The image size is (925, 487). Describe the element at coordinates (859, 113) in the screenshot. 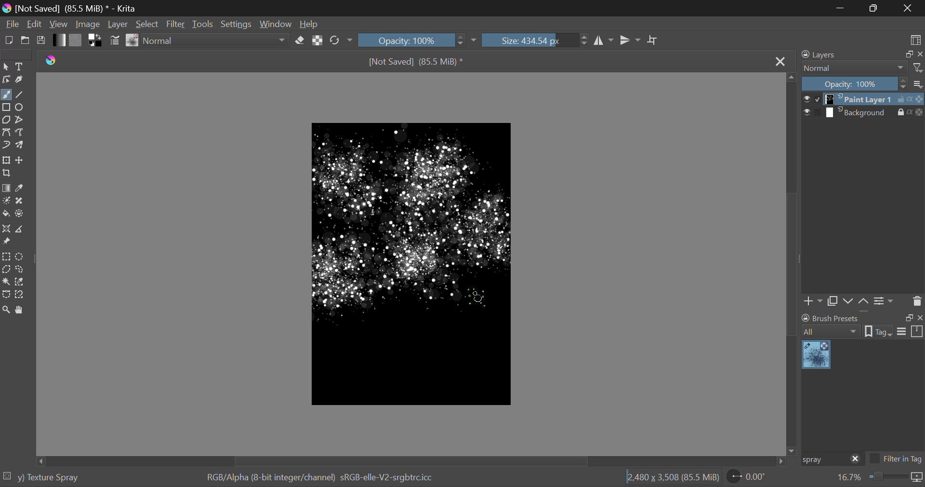

I see `layer 2` at that location.